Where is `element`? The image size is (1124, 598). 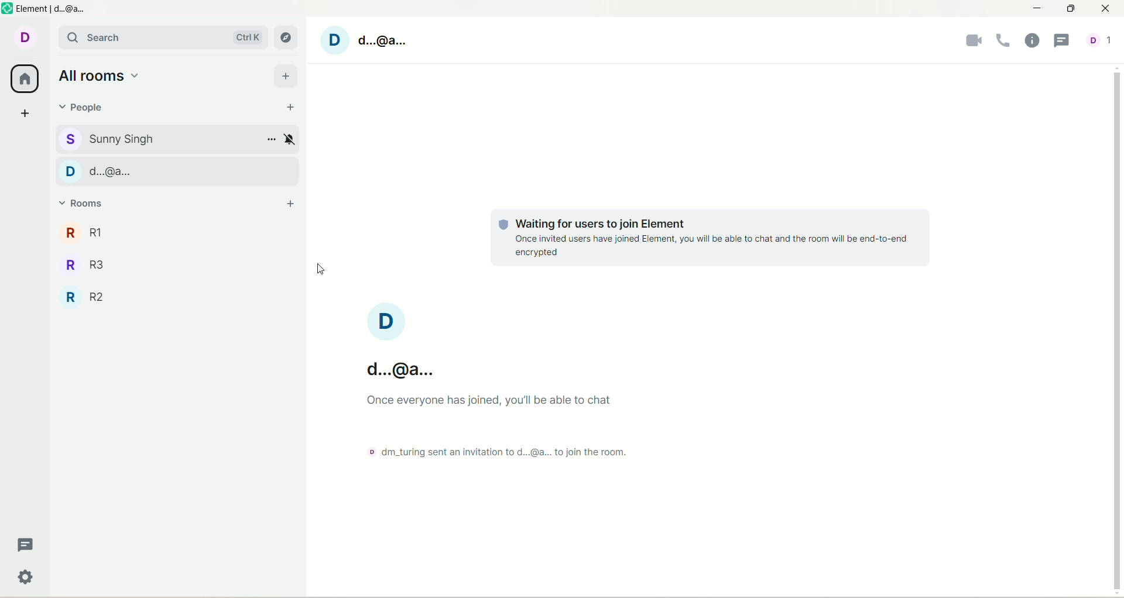
element is located at coordinates (53, 9).